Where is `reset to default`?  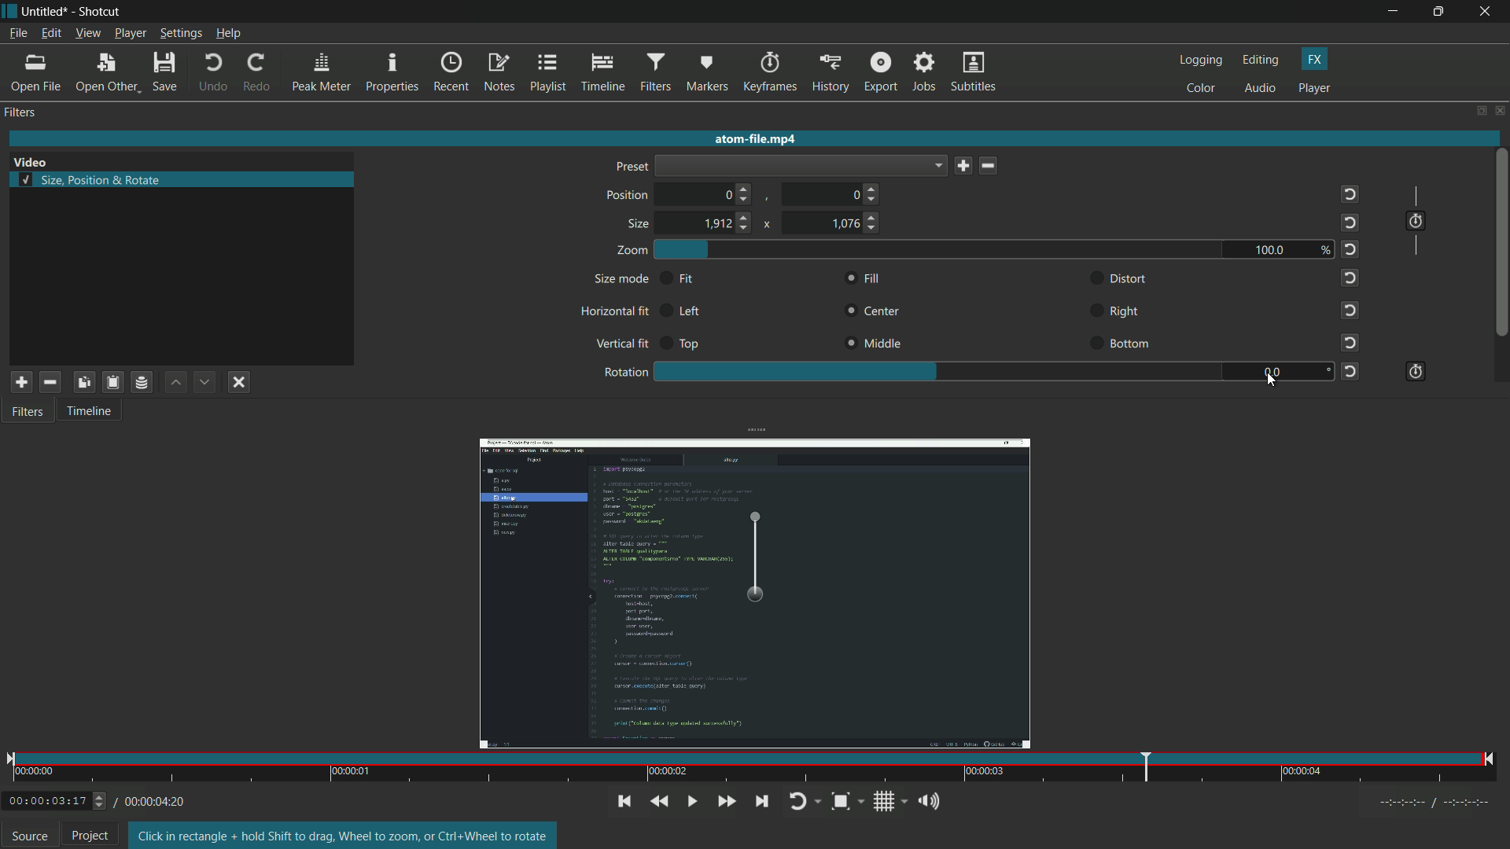
reset to default is located at coordinates (1351, 370).